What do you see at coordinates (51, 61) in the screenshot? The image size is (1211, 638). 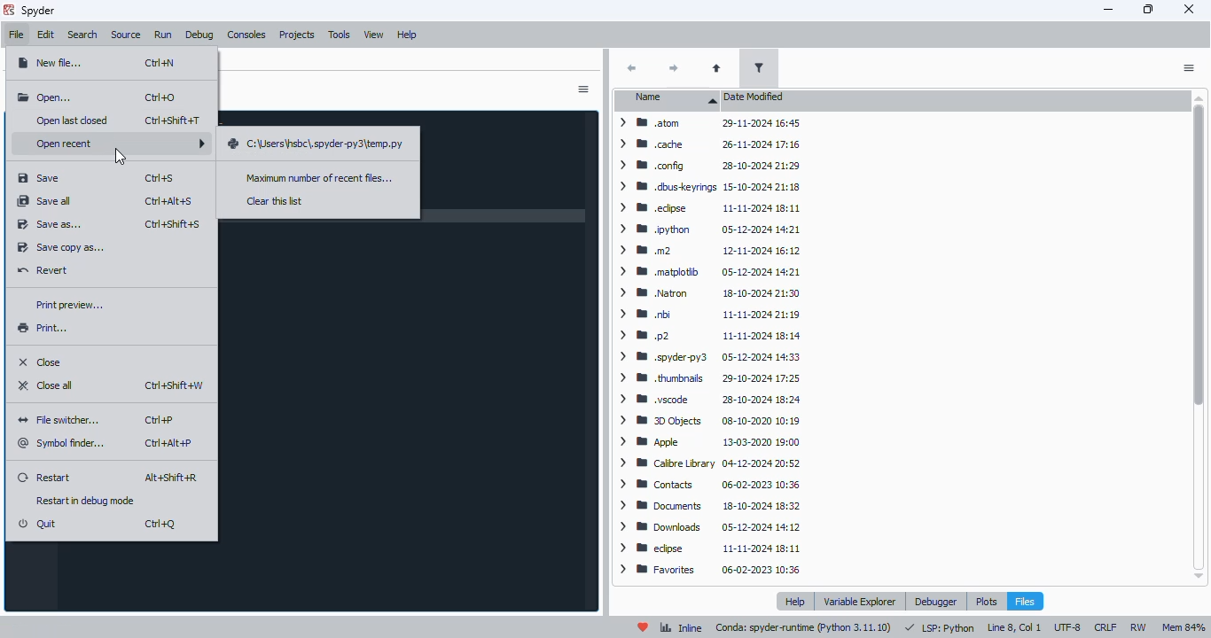 I see `new file` at bounding box center [51, 61].